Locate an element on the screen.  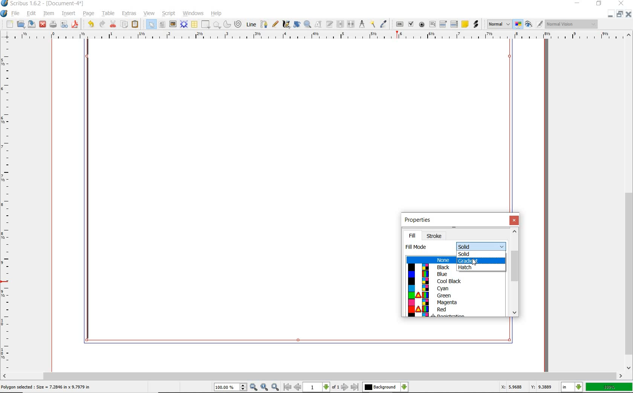
go to previous page is located at coordinates (298, 387).